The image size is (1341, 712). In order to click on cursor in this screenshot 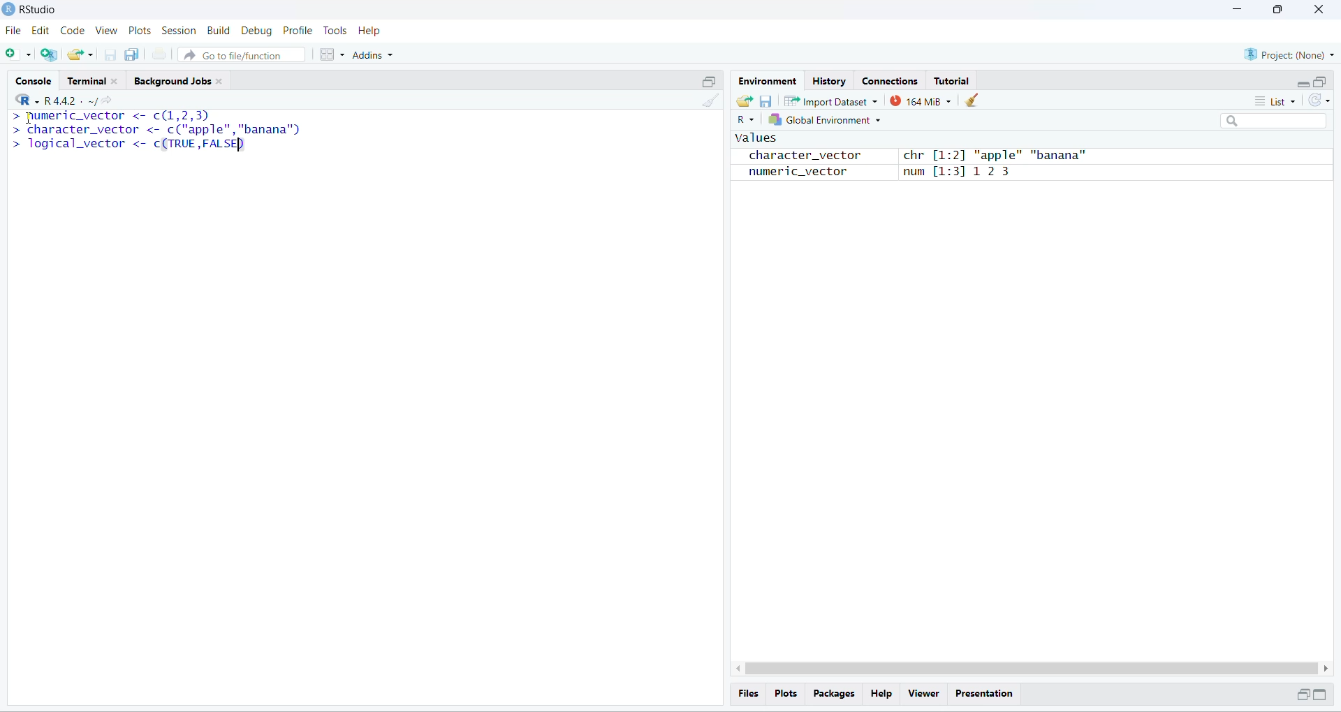, I will do `click(27, 118)`.